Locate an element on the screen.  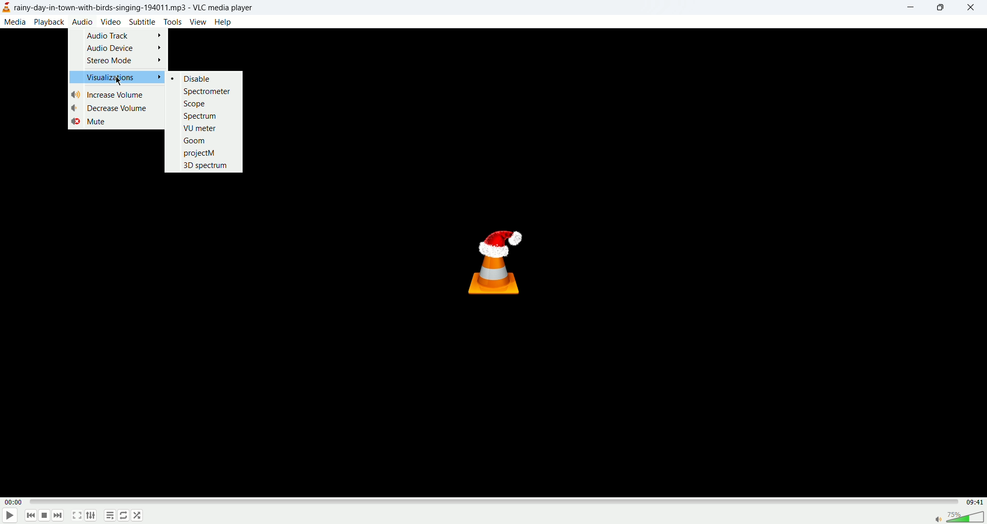
media is located at coordinates (15, 23).